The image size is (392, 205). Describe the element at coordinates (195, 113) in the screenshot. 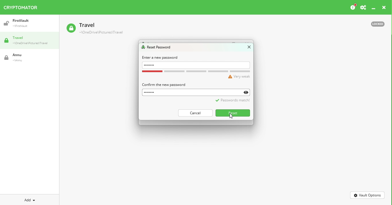

I see `Cancel` at that location.